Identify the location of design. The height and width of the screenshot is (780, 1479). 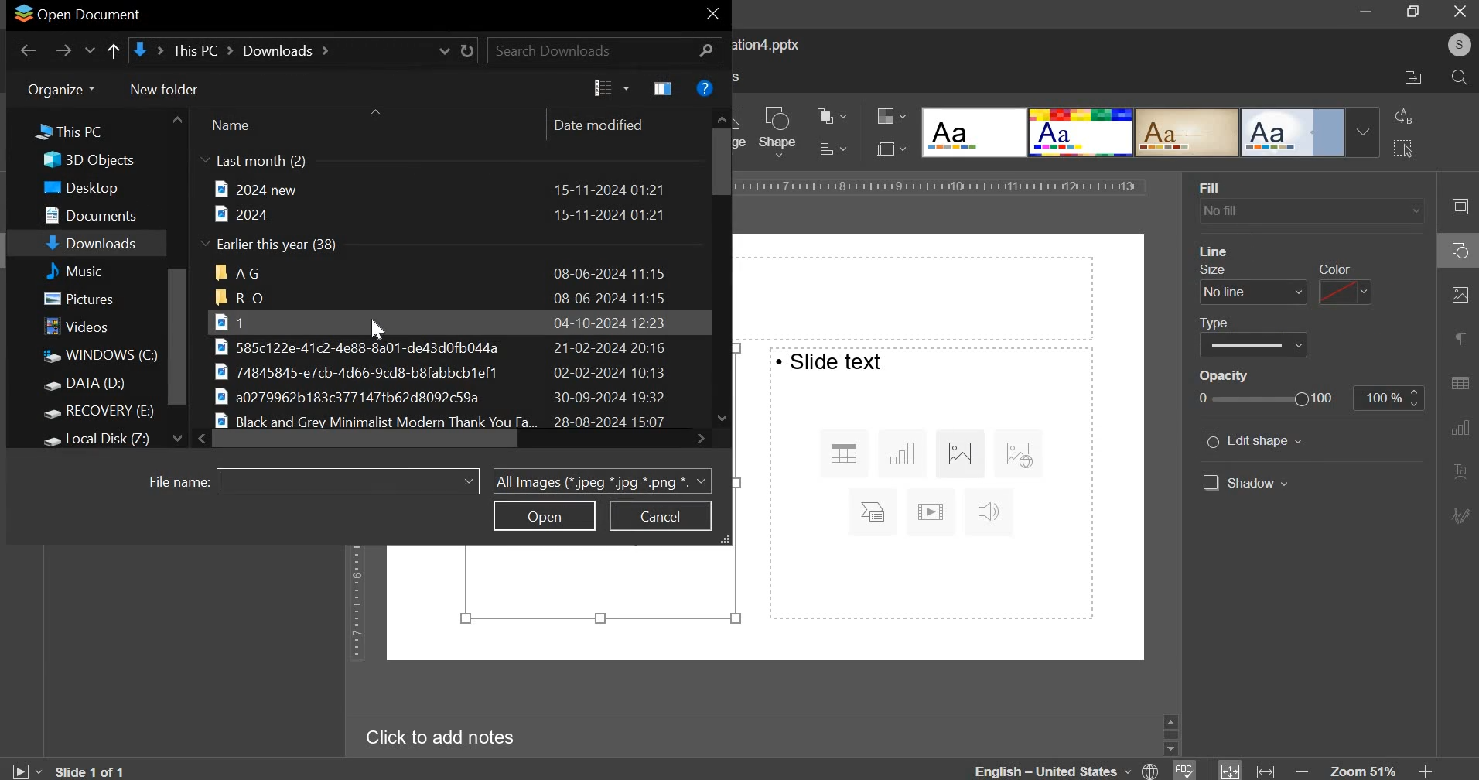
(1082, 133).